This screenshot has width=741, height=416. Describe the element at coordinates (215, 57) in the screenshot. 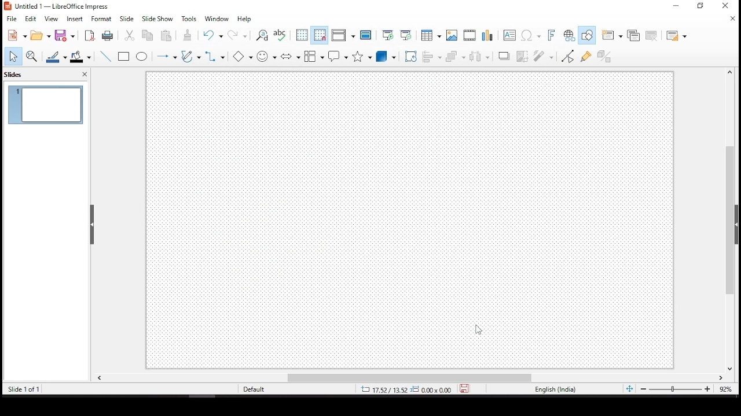

I see `connectors` at that location.